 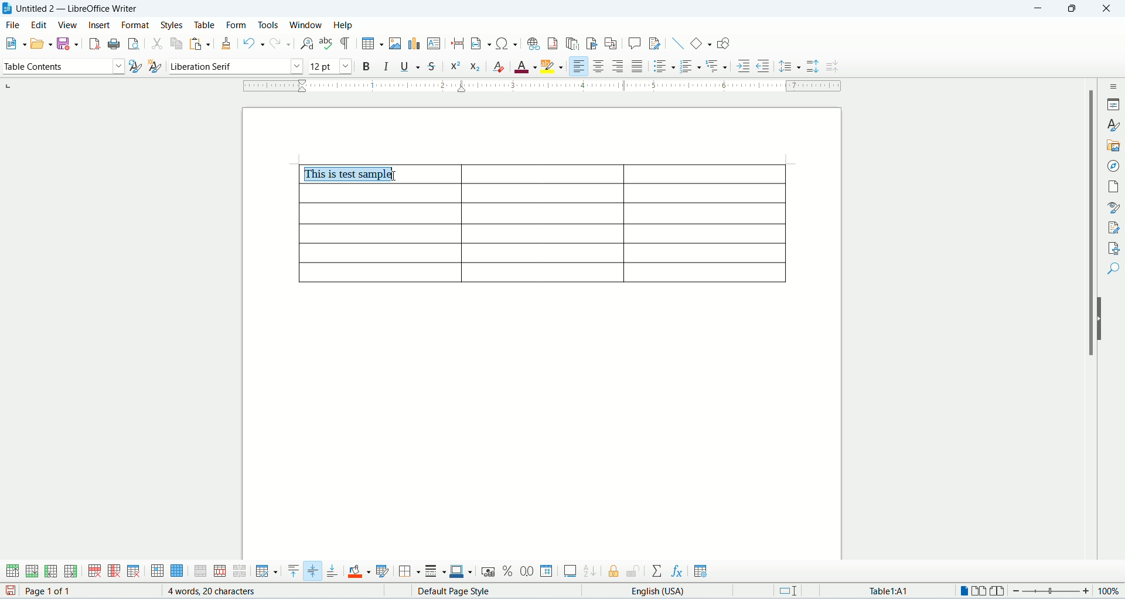 What do you see at coordinates (718, 66) in the screenshot?
I see `outline format` at bounding box center [718, 66].